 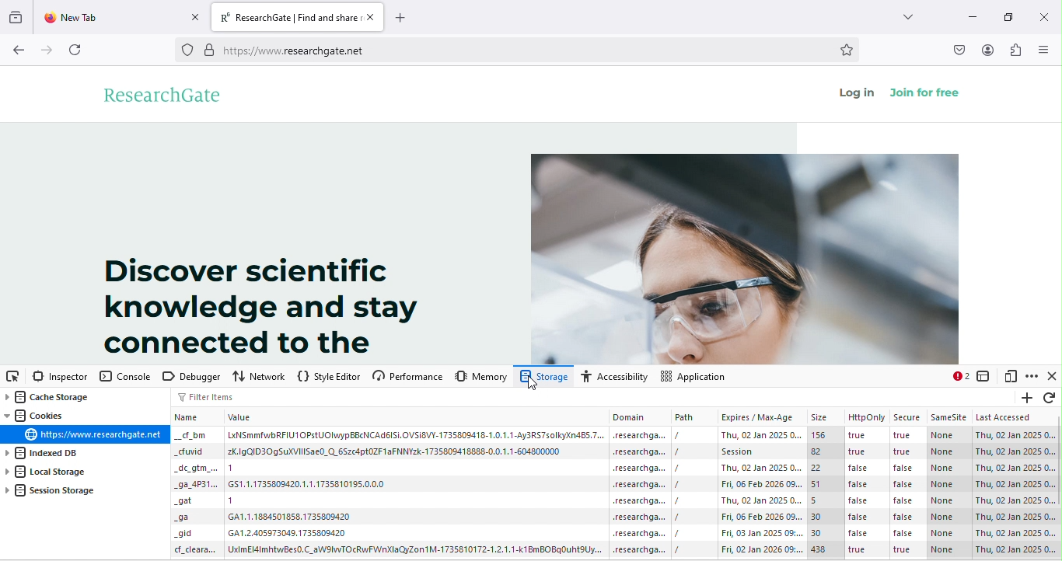 I want to click on cache storage, so click(x=86, y=398).